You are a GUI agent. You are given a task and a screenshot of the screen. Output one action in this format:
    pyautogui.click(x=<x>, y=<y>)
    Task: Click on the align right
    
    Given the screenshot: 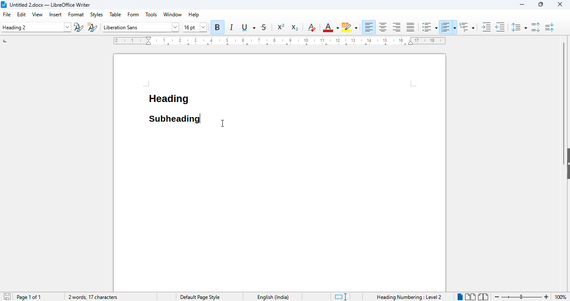 What is the action you would take?
    pyautogui.click(x=396, y=27)
    